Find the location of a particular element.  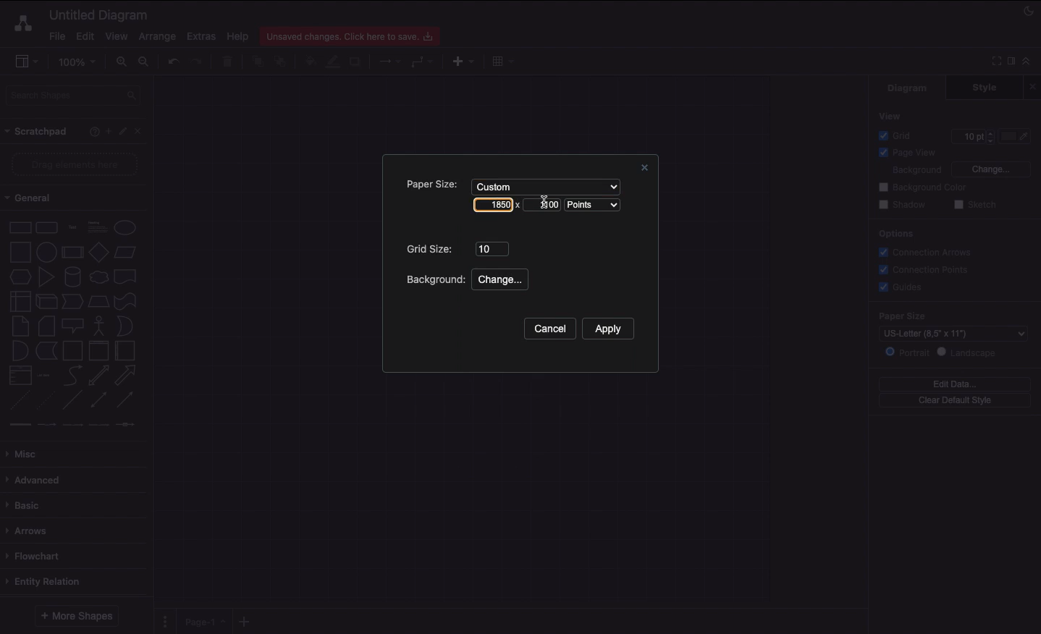

Untitled diagram is located at coordinates (99, 14).